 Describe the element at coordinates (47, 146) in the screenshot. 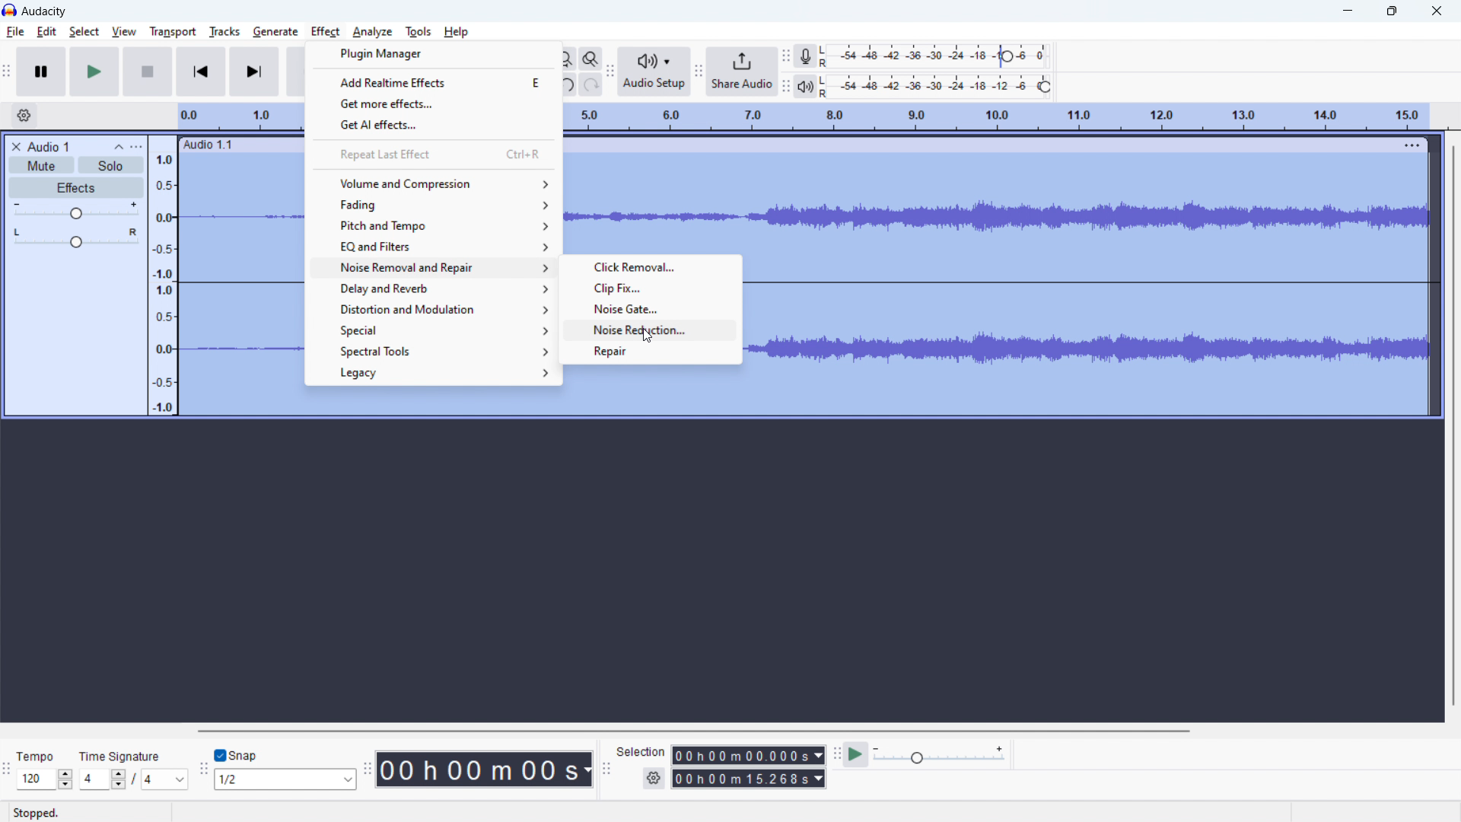

I see `title` at that location.